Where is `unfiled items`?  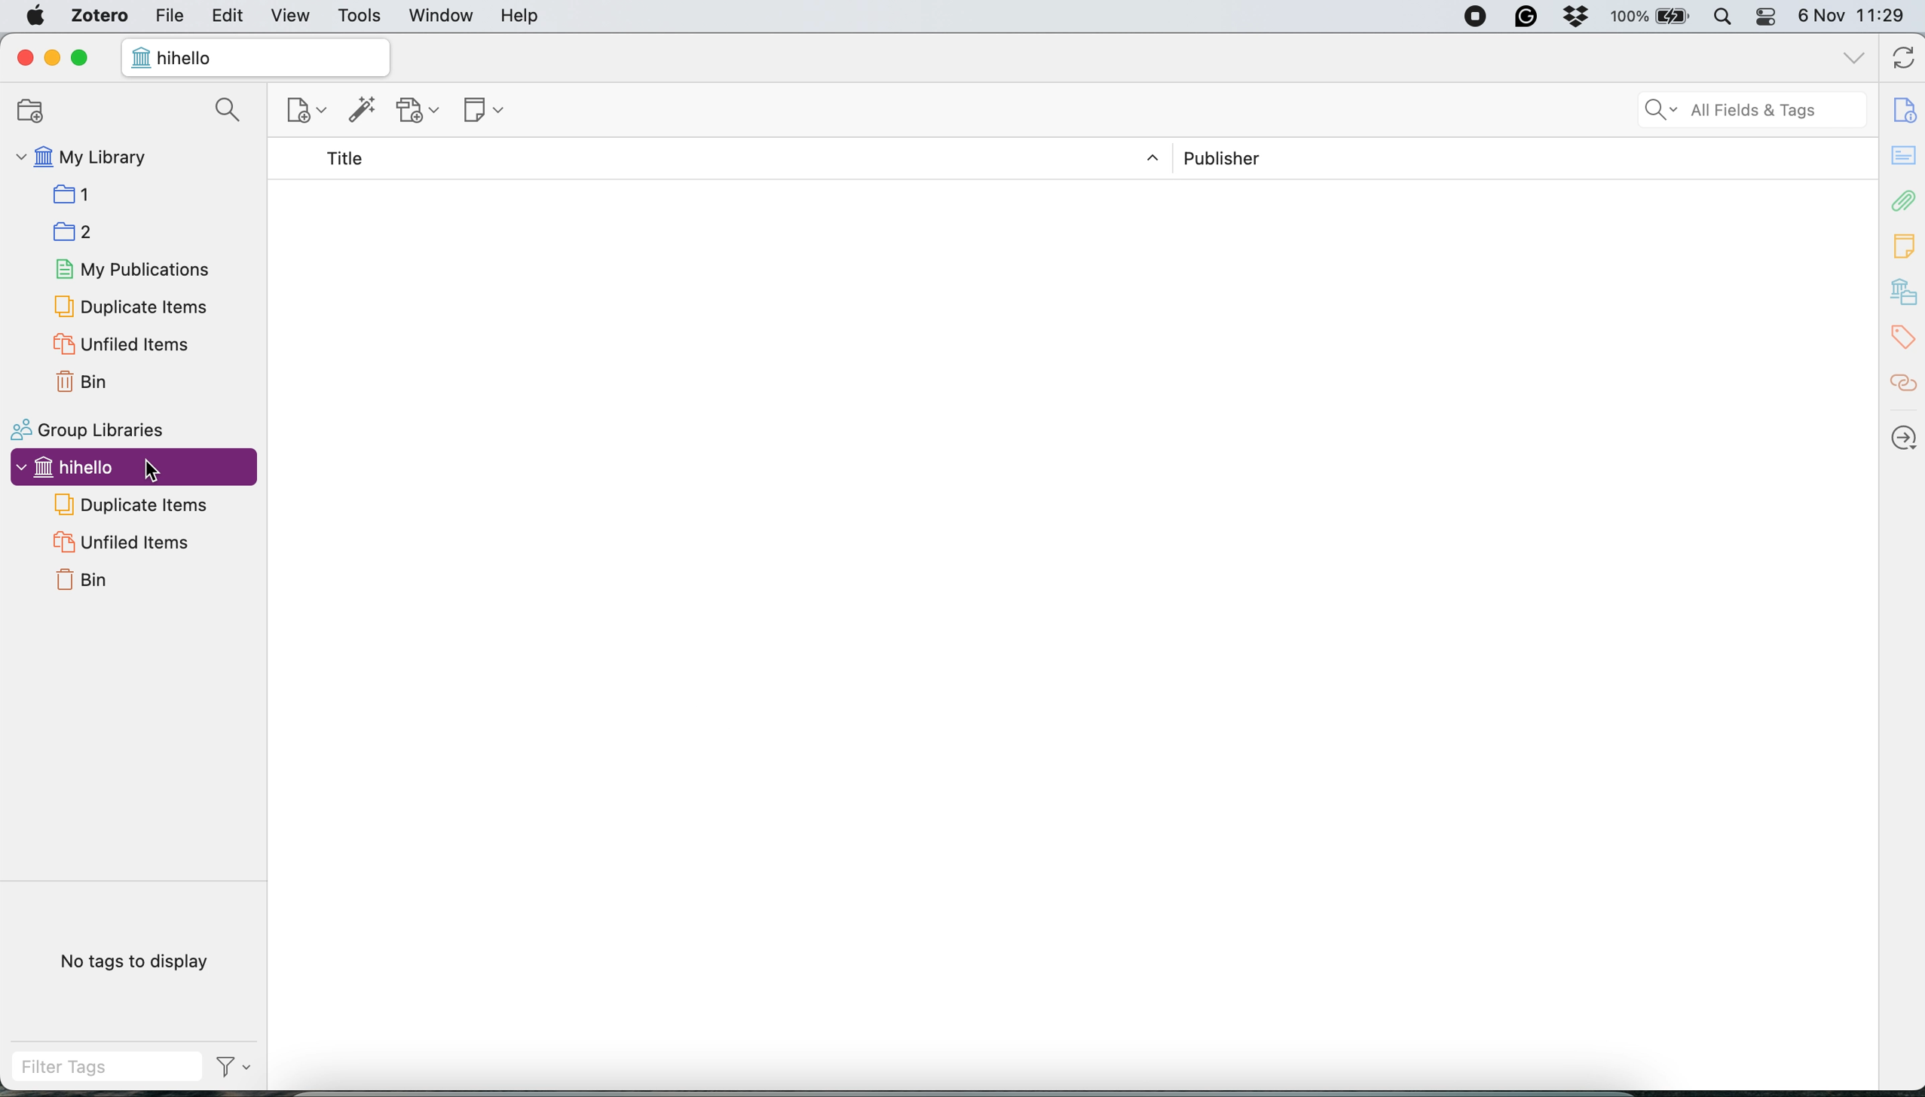 unfiled items is located at coordinates (123, 347).